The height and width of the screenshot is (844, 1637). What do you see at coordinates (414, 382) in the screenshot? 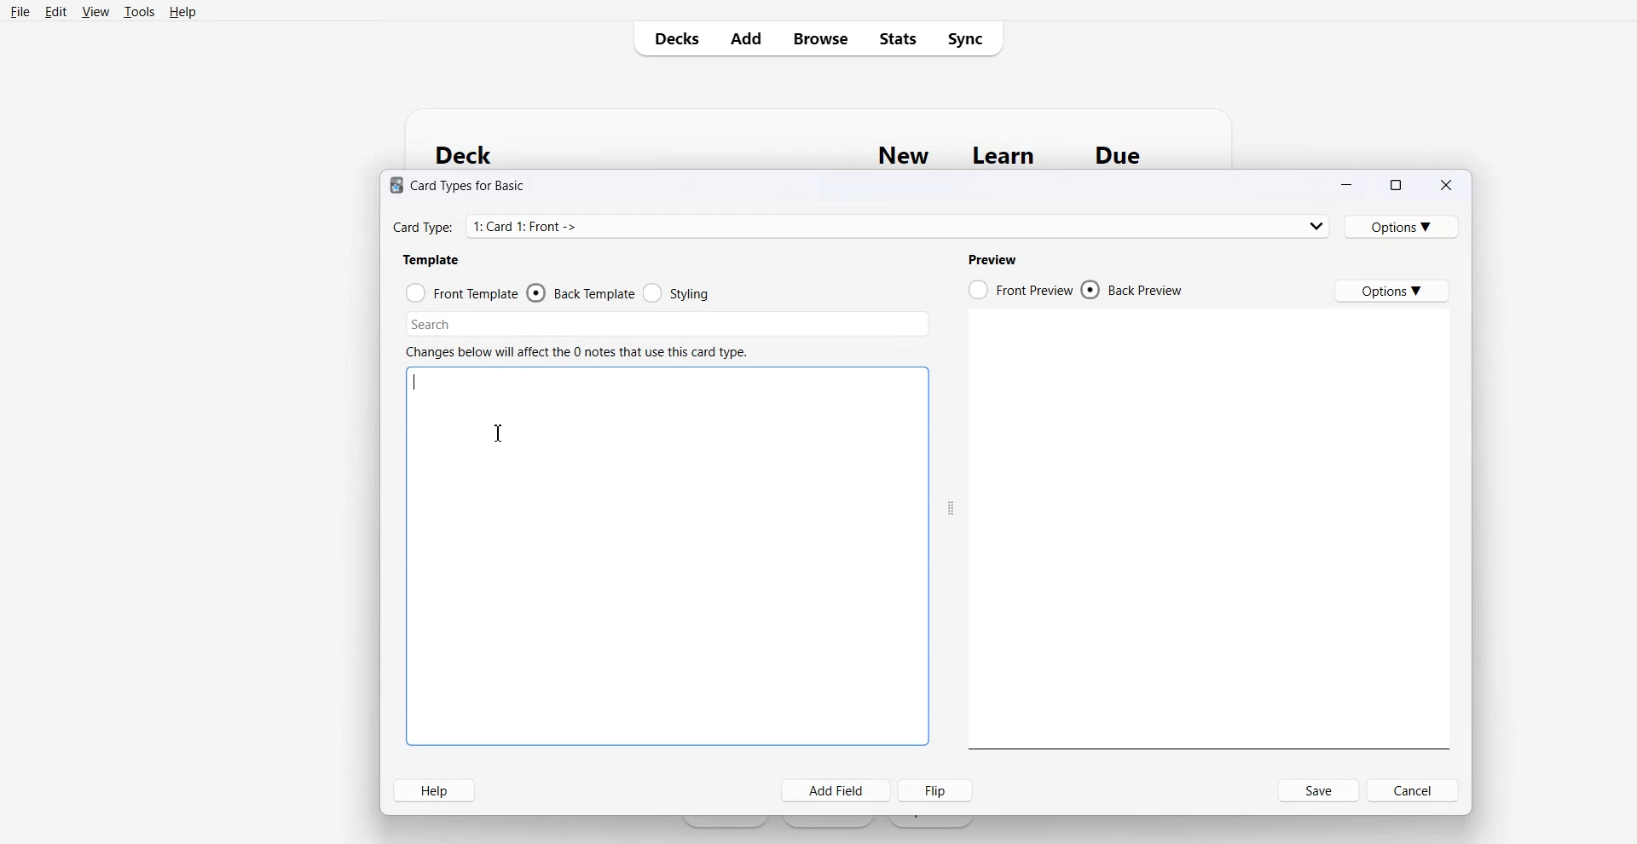
I see `Text cursor` at bounding box center [414, 382].